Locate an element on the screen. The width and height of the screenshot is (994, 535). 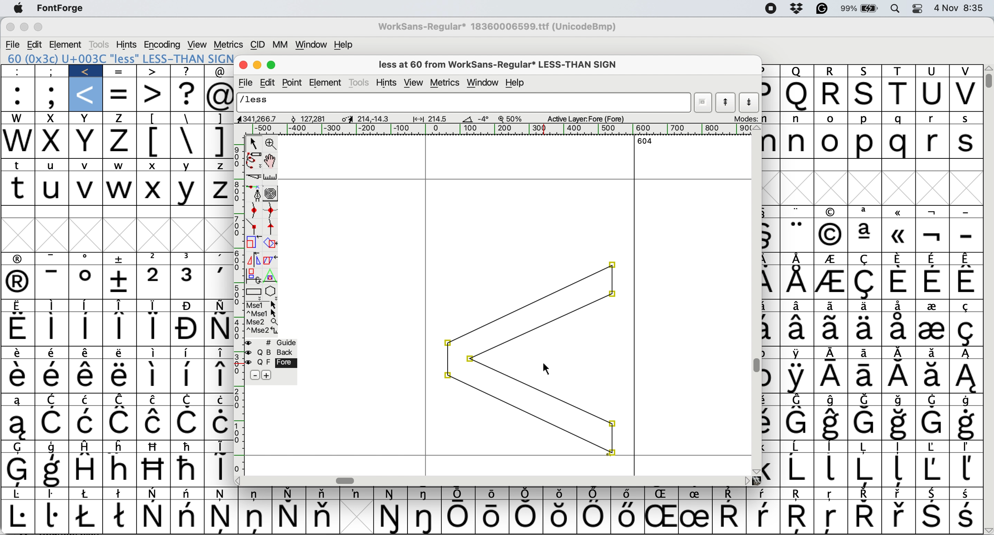
Symbol is located at coordinates (53, 469).